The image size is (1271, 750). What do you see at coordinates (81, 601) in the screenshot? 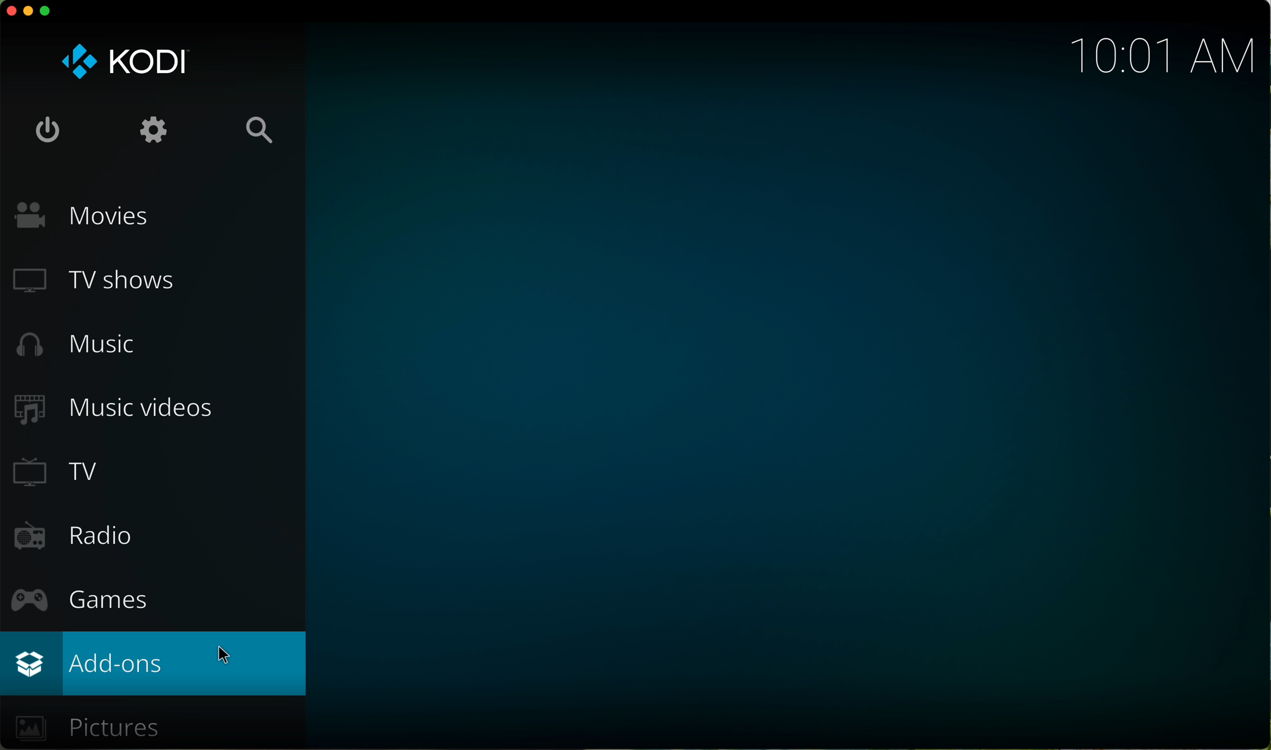
I see `games` at bounding box center [81, 601].